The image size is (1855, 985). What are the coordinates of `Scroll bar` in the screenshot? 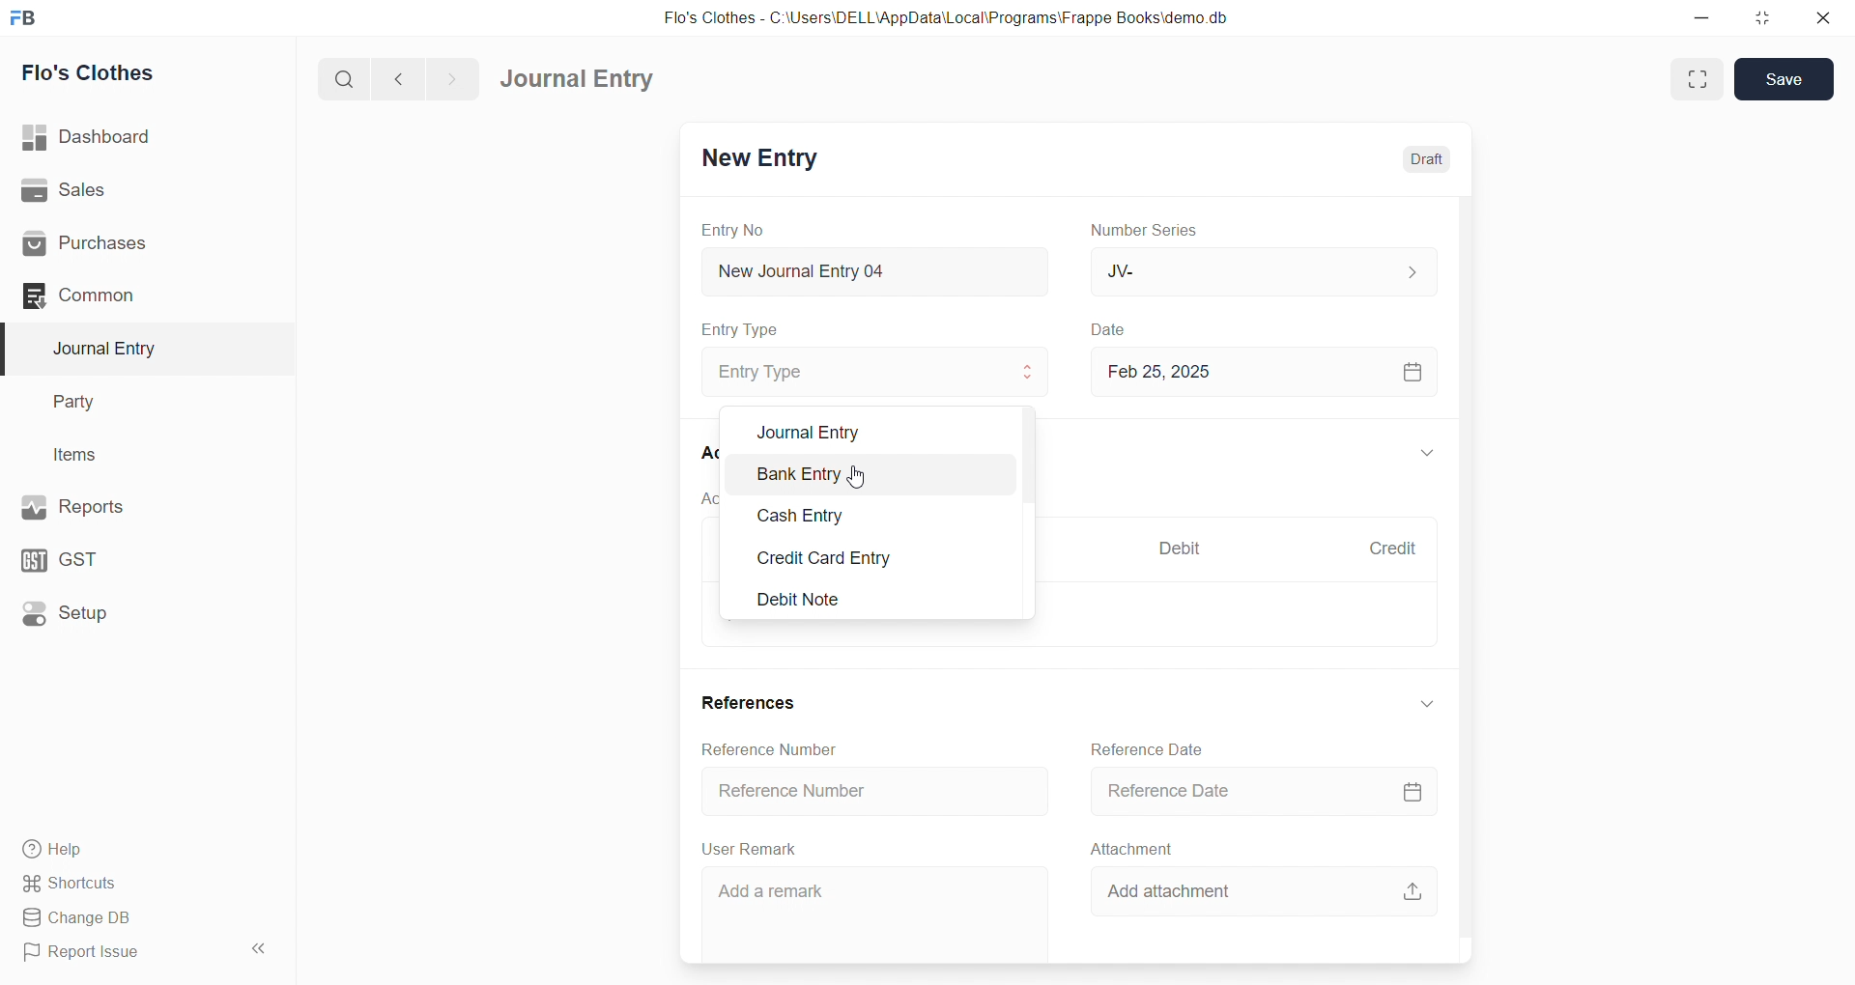 It's located at (1476, 552).